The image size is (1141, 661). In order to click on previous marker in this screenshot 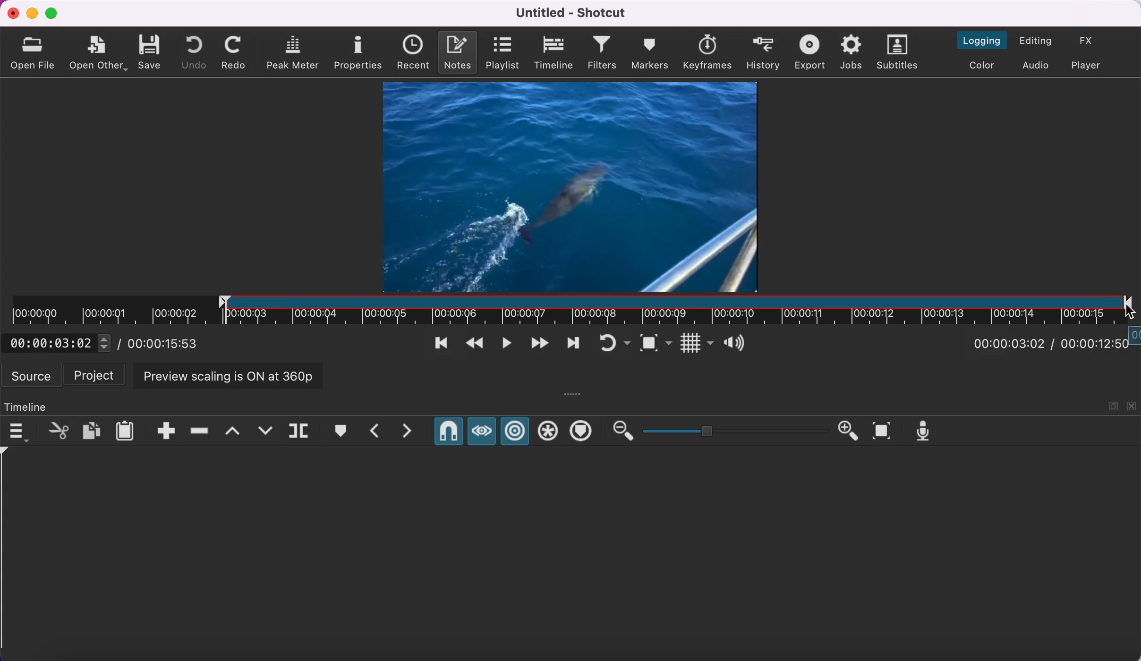, I will do `click(375, 431)`.